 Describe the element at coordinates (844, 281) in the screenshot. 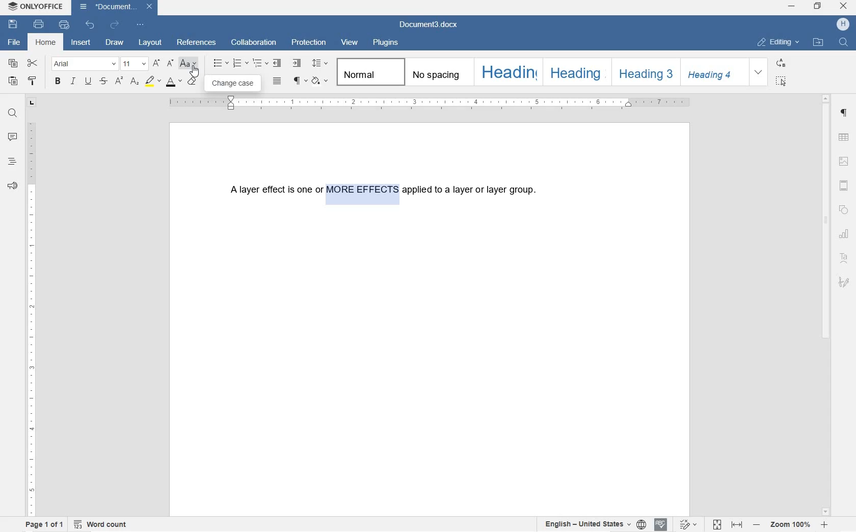

I see `SIGNATURE` at that location.